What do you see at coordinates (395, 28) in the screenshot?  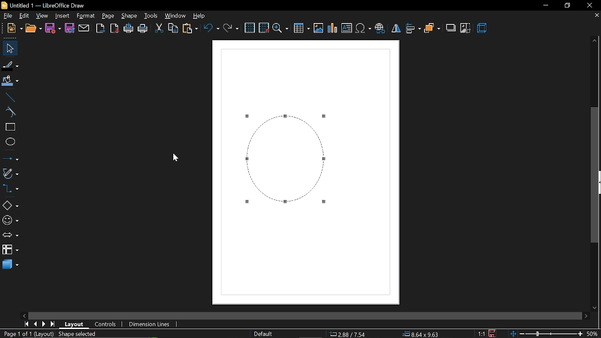 I see `flip` at bounding box center [395, 28].